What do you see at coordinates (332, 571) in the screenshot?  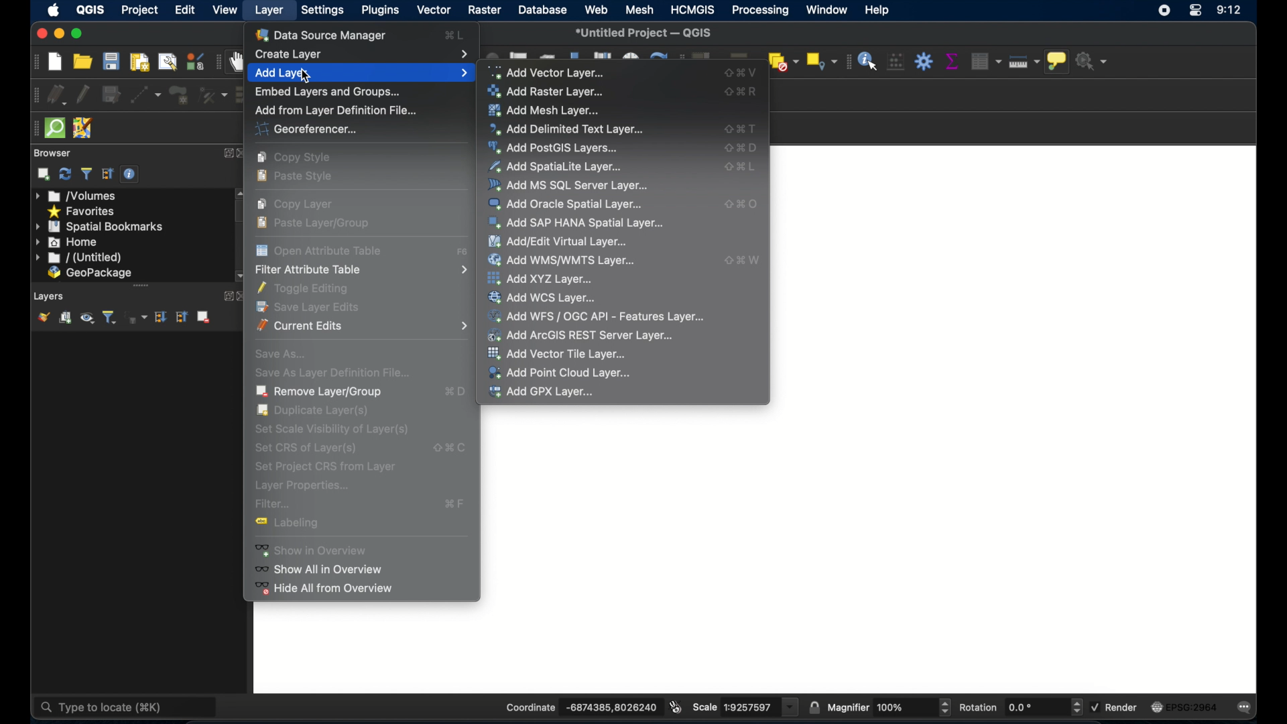 I see `Show all in overview` at bounding box center [332, 571].